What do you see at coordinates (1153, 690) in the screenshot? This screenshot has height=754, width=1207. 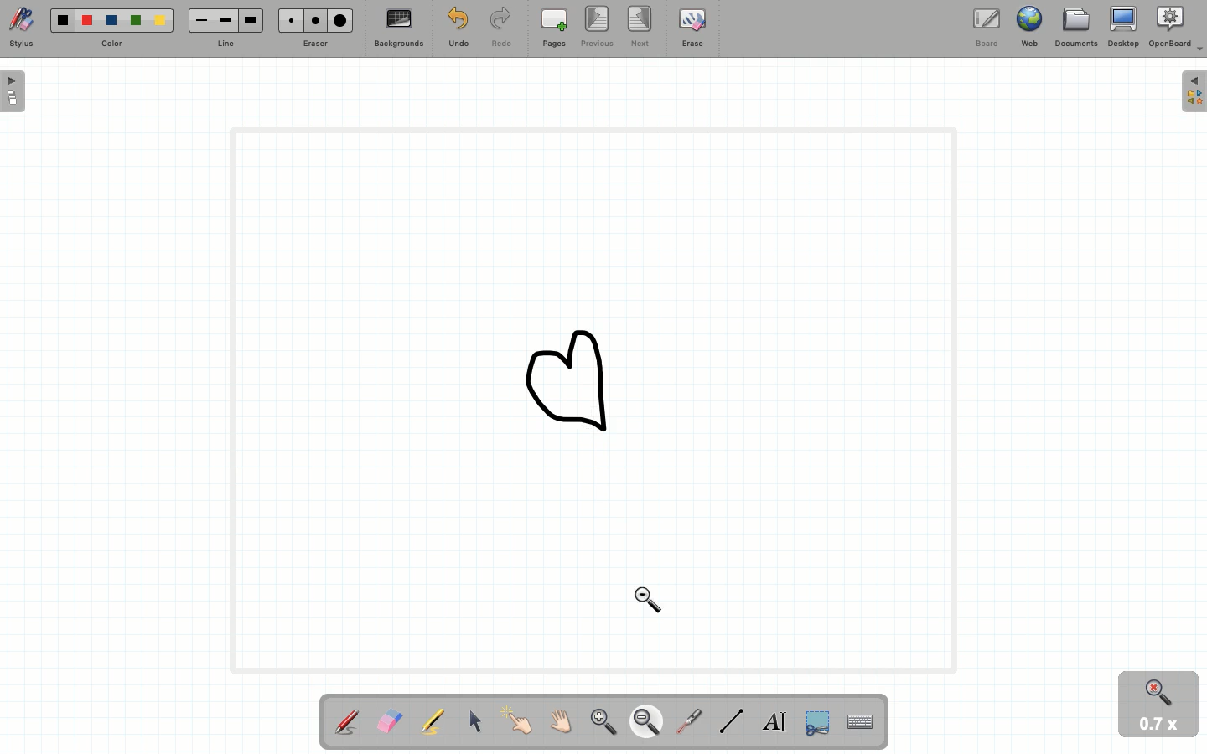 I see `Zoom in` at bounding box center [1153, 690].